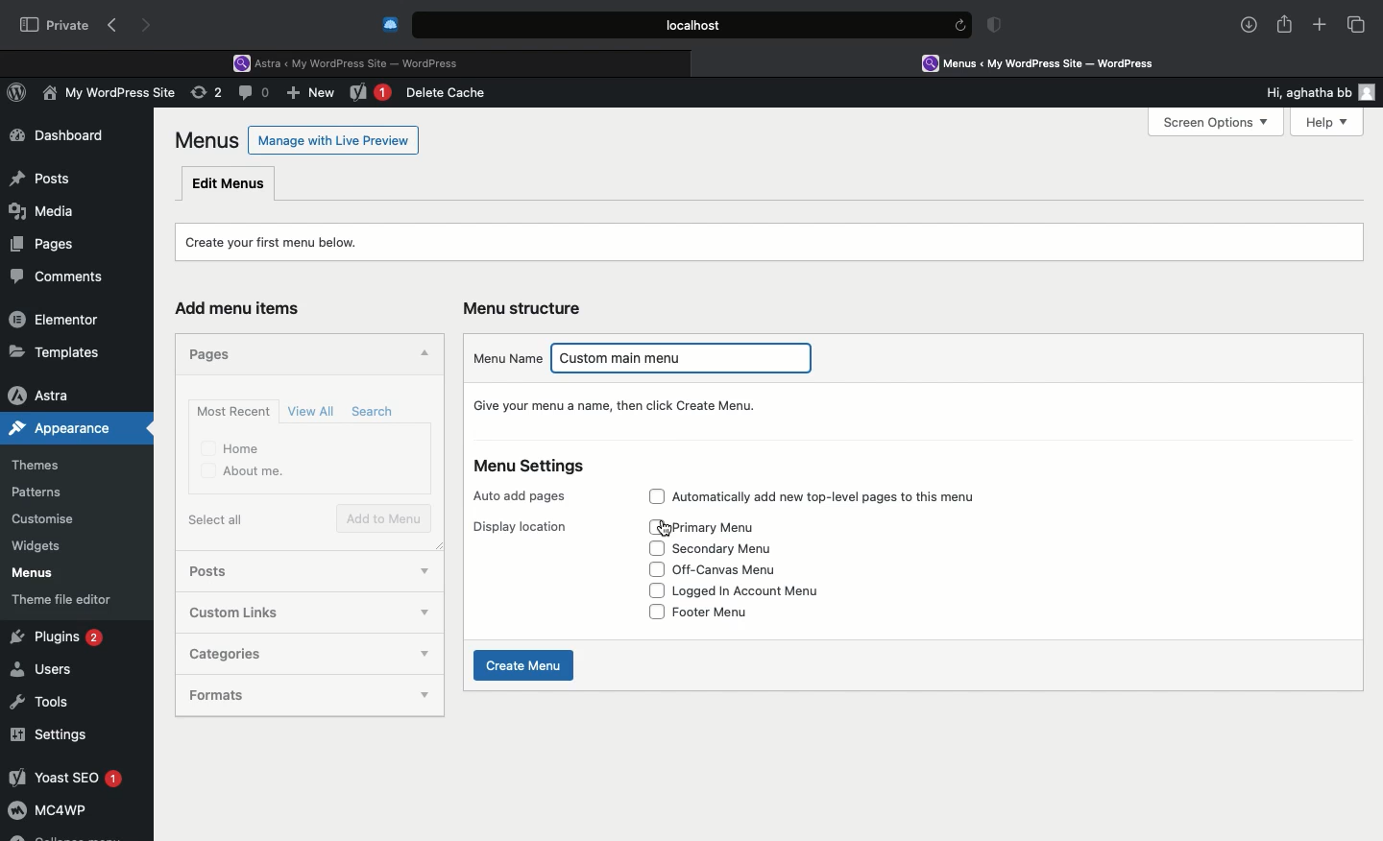  What do you see at coordinates (38, 243) in the screenshot?
I see `Pages` at bounding box center [38, 243].